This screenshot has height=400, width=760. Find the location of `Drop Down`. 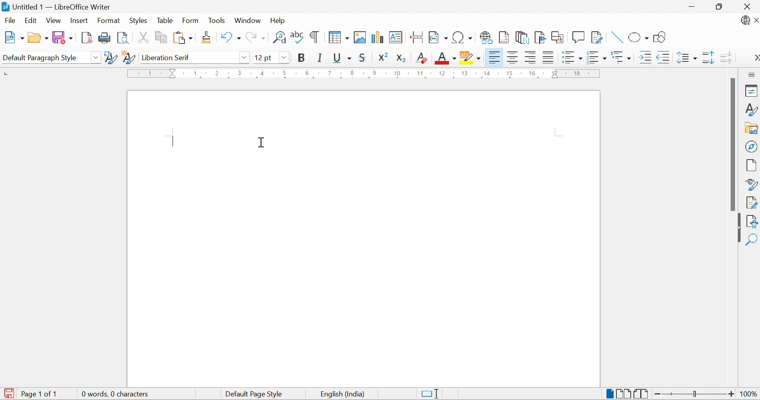

Drop Down is located at coordinates (244, 57).